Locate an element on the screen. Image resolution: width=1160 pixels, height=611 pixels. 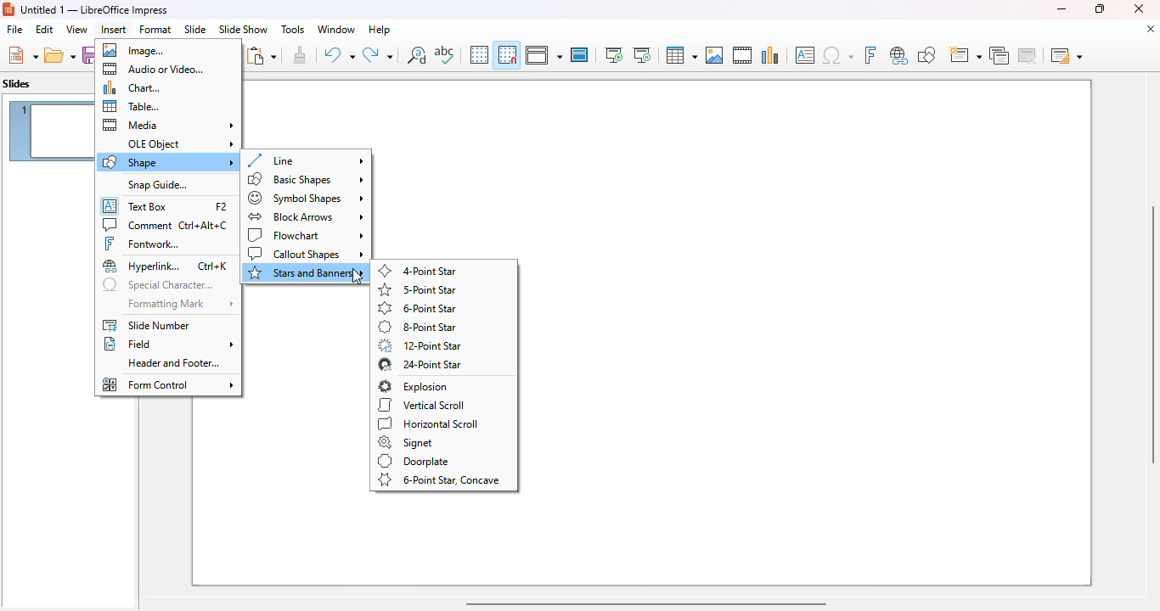
help is located at coordinates (380, 29).